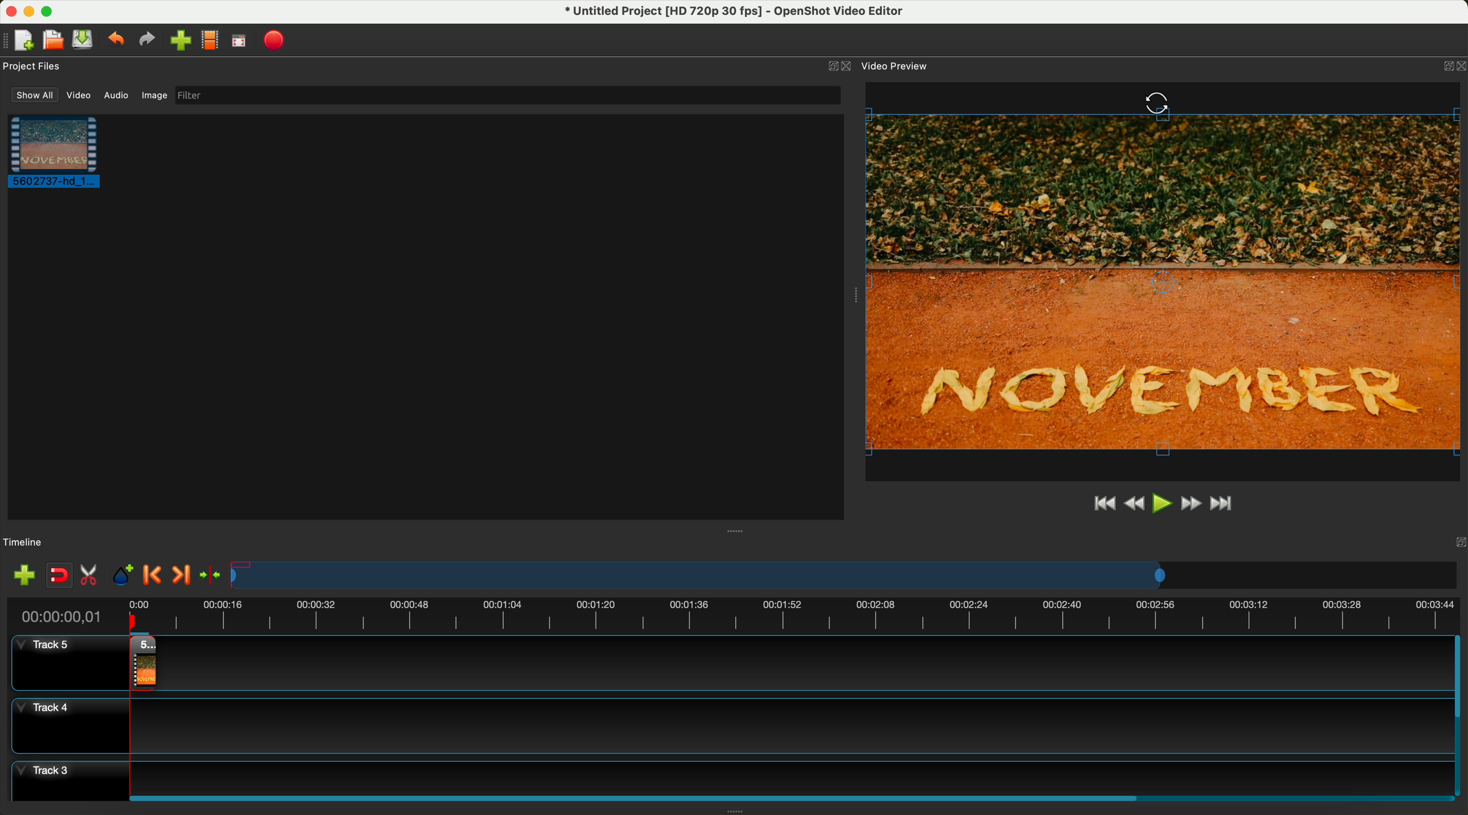 Image resolution: width=1468 pixels, height=815 pixels. I want to click on scrollbar, so click(1459, 714).